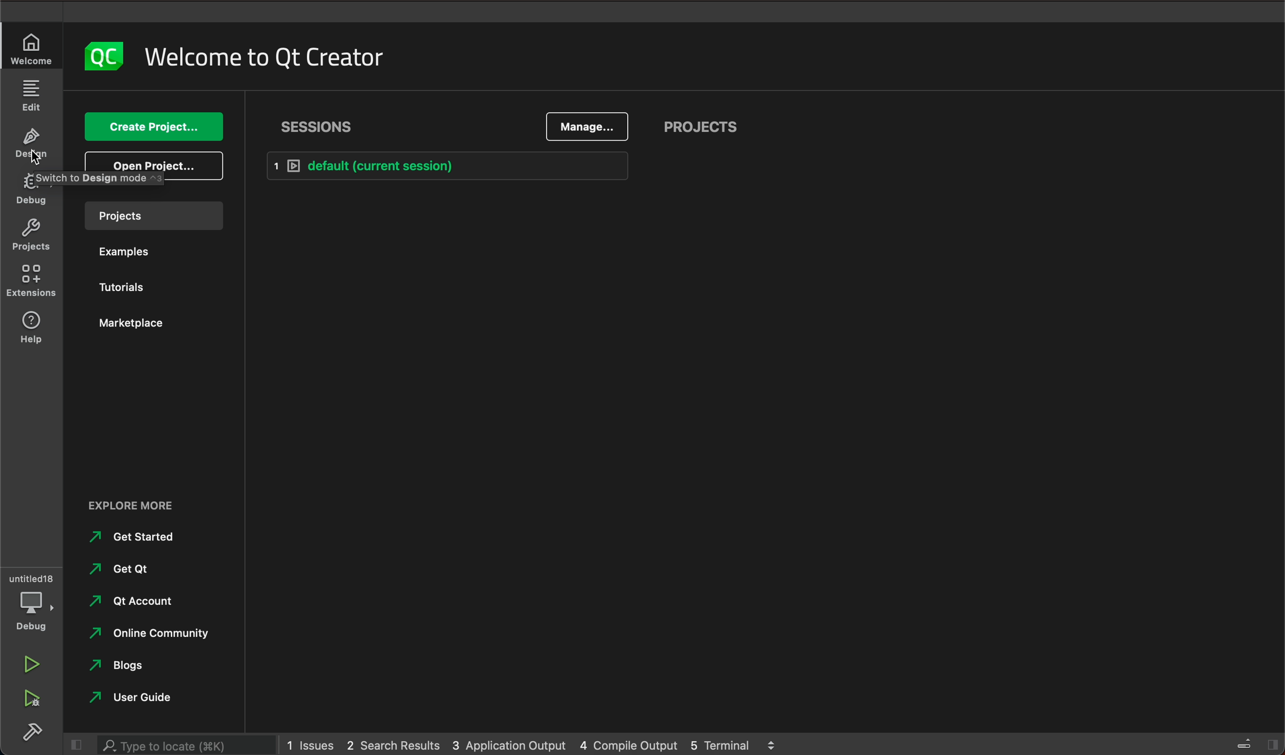  What do you see at coordinates (31, 193) in the screenshot?
I see `debug` at bounding box center [31, 193].